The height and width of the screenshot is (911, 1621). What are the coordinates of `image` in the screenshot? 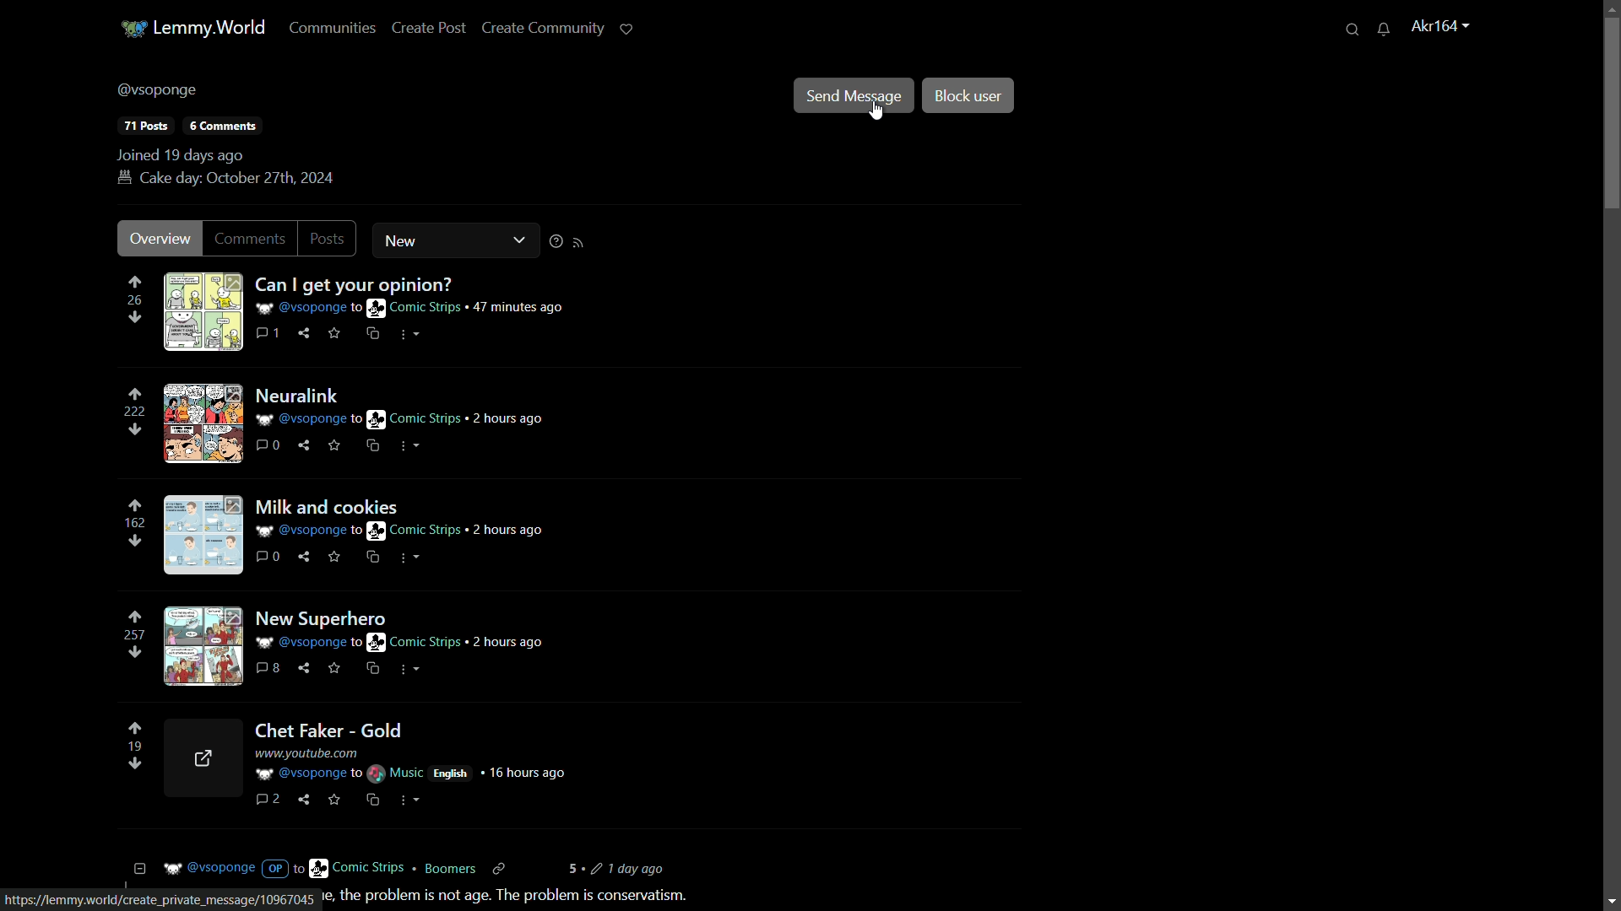 It's located at (201, 312).